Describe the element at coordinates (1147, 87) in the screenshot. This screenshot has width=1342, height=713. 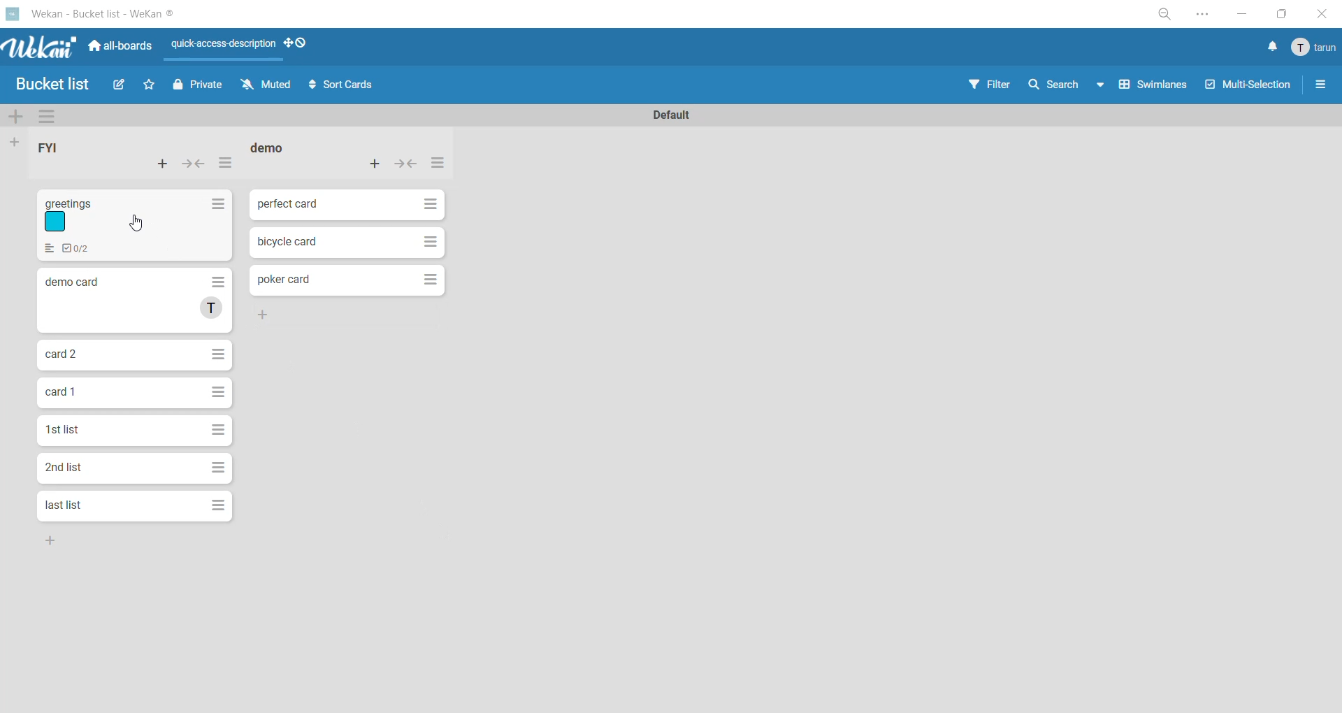
I see `swimlanes` at that location.